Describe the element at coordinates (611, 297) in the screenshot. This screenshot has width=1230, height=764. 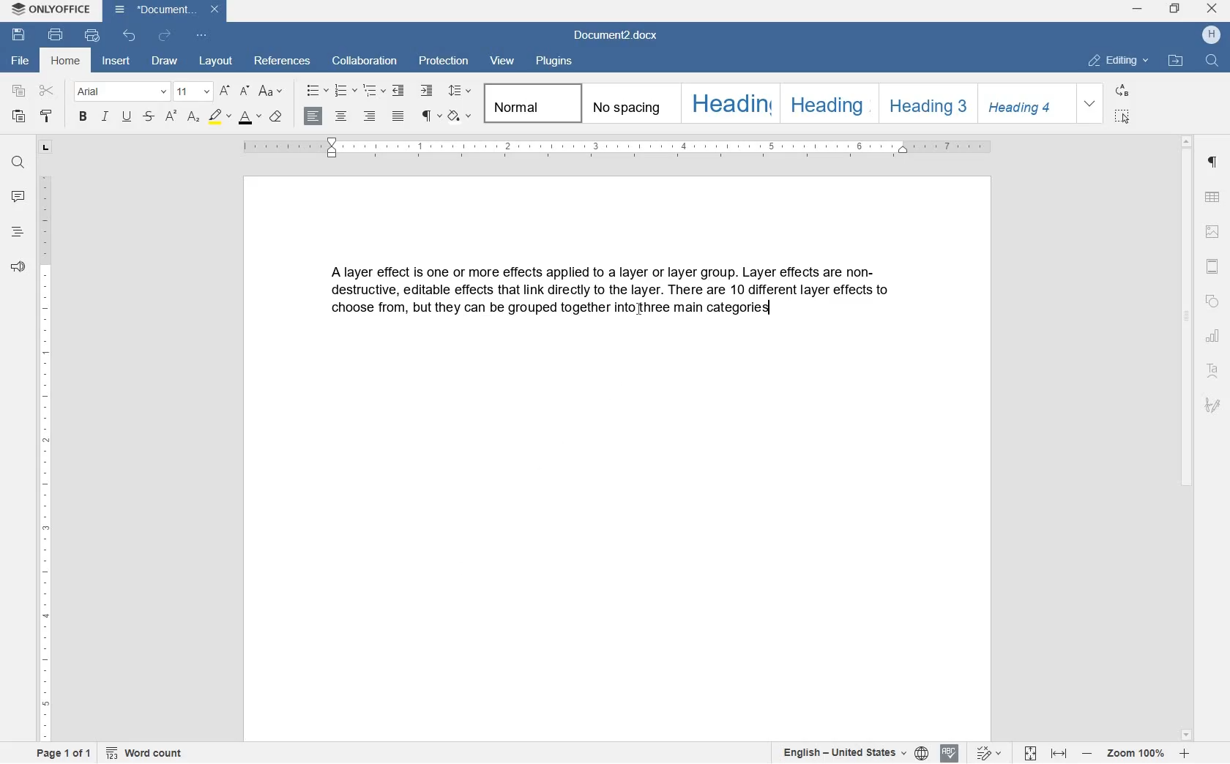
I see `block of text written by user` at that location.